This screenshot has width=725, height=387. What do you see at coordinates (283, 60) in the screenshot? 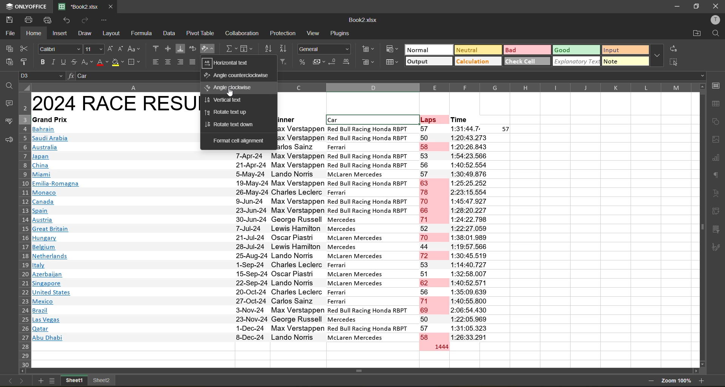
I see `clear filter` at bounding box center [283, 60].